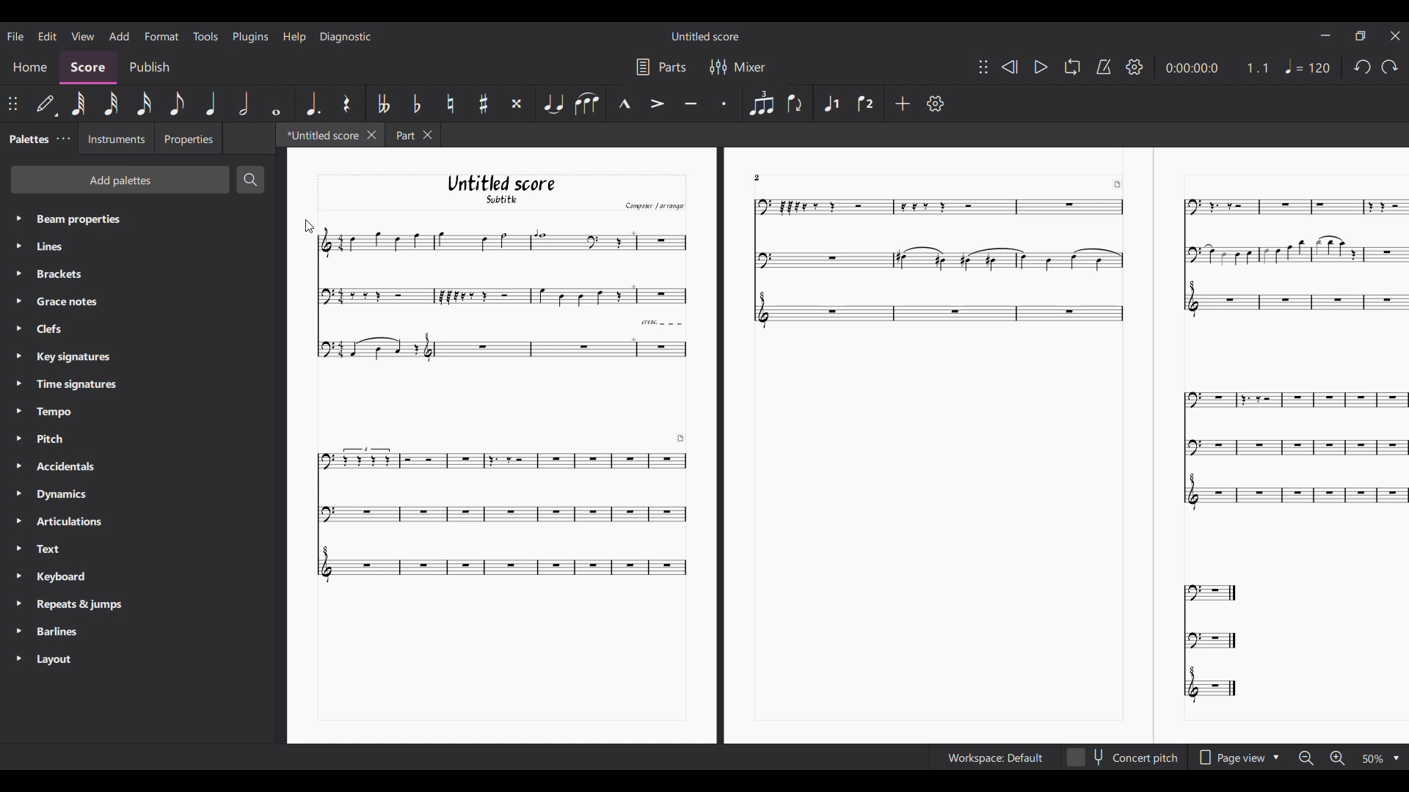 This screenshot has height=792, width=1409. I want to click on , so click(16, 495).